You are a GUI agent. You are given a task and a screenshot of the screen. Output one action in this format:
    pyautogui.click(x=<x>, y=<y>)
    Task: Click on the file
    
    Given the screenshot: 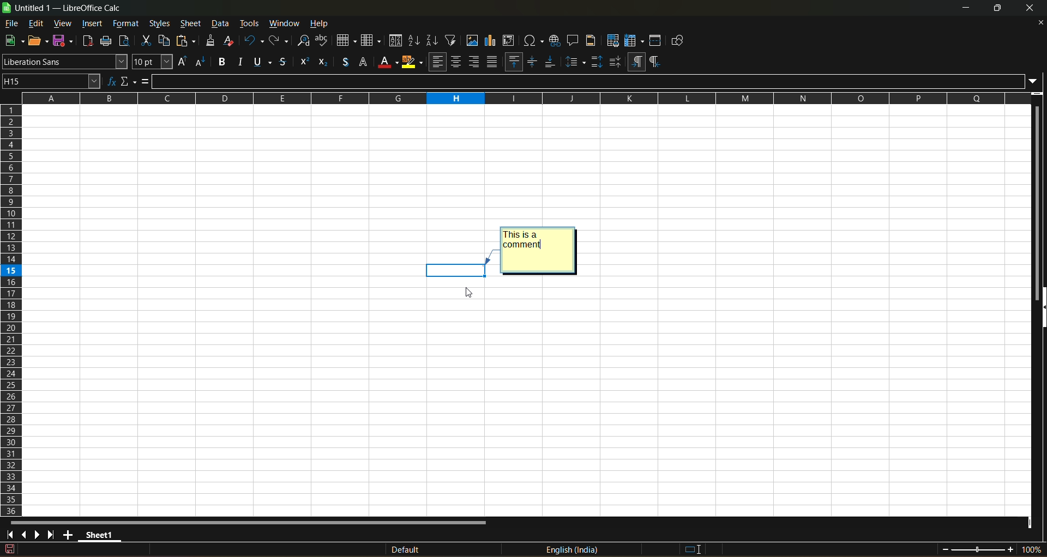 What is the action you would take?
    pyautogui.click(x=11, y=24)
    